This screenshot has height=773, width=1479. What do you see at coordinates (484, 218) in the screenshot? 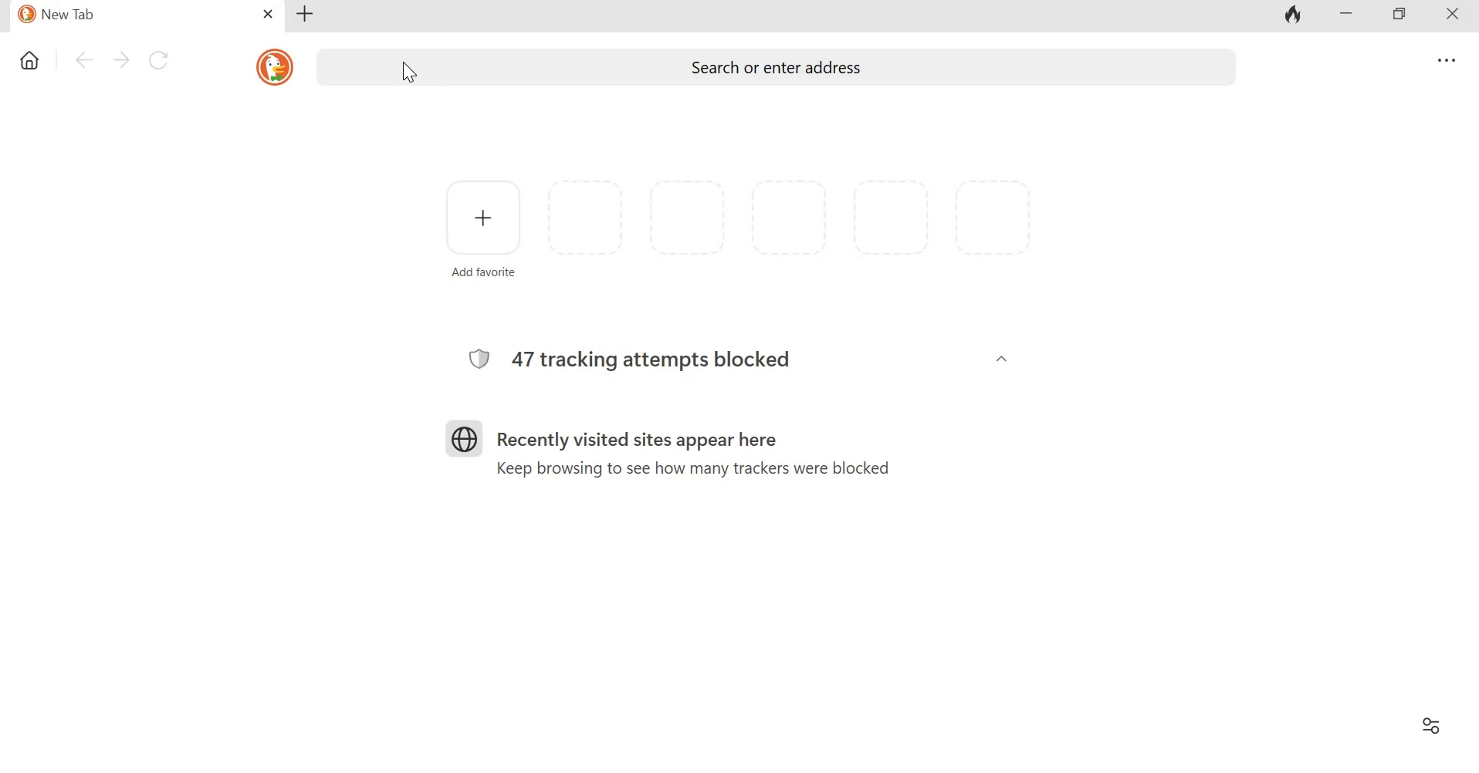
I see `Add favorite` at bounding box center [484, 218].